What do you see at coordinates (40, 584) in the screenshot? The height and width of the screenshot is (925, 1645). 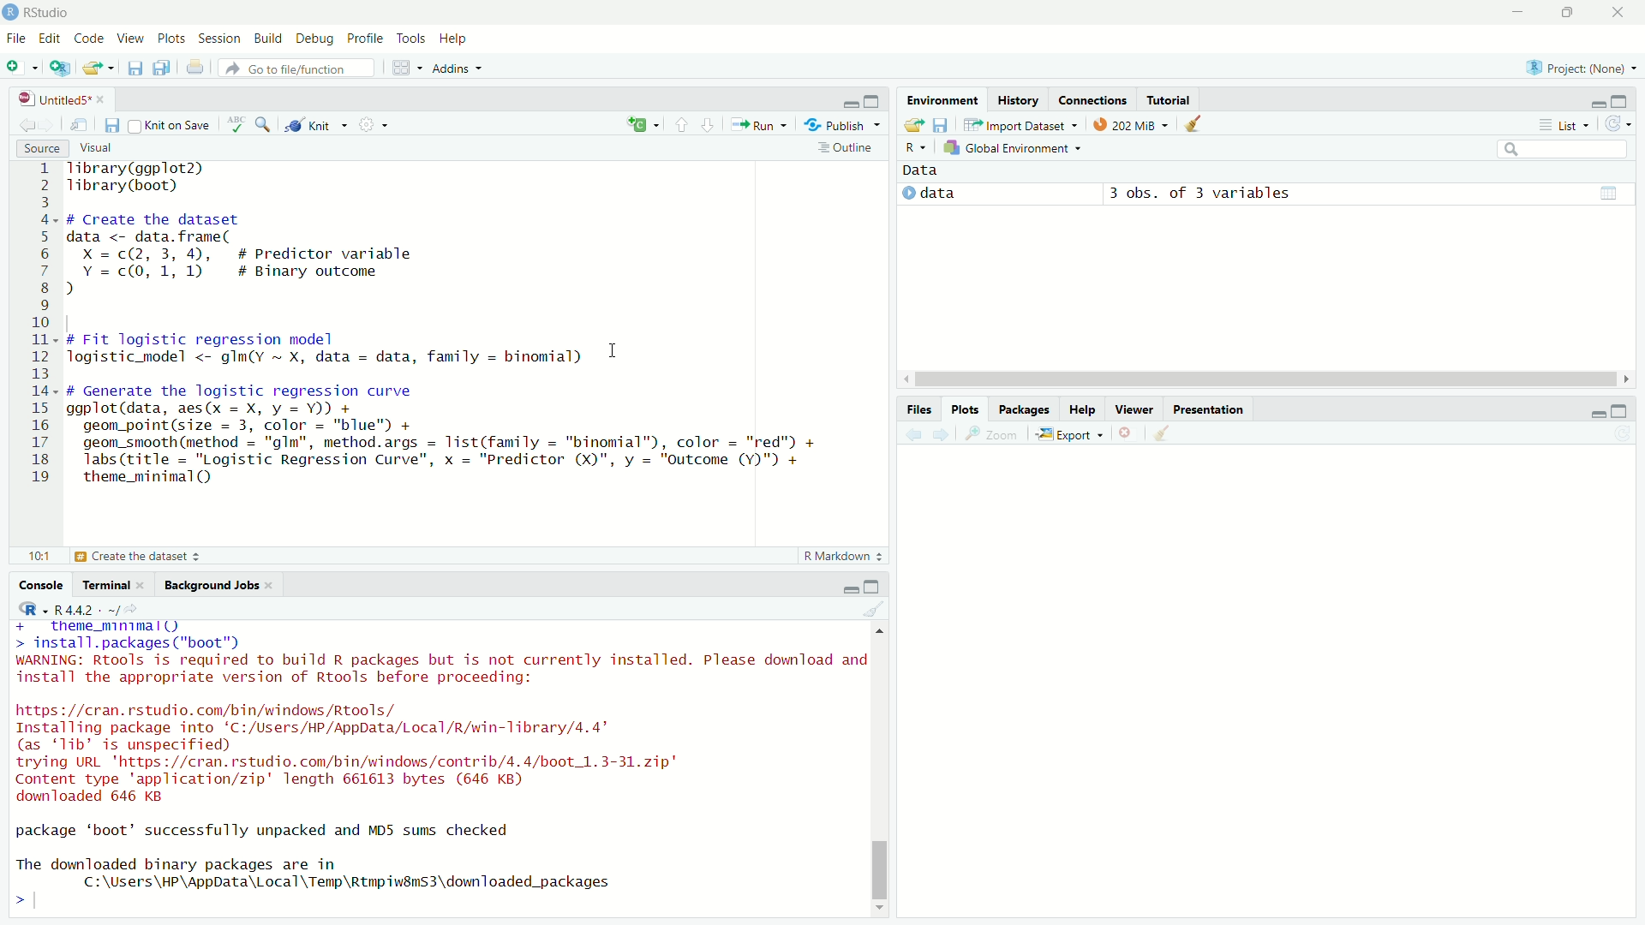 I see `Console` at bounding box center [40, 584].